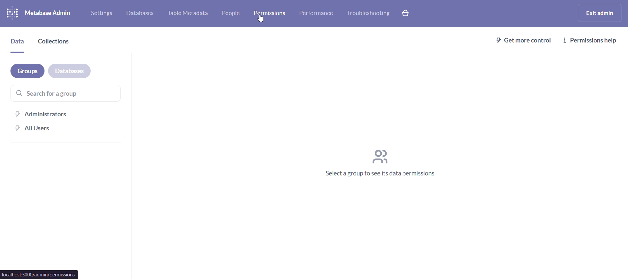  What do you see at coordinates (268, 14) in the screenshot?
I see `permissions` at bounding box center [268, 14].